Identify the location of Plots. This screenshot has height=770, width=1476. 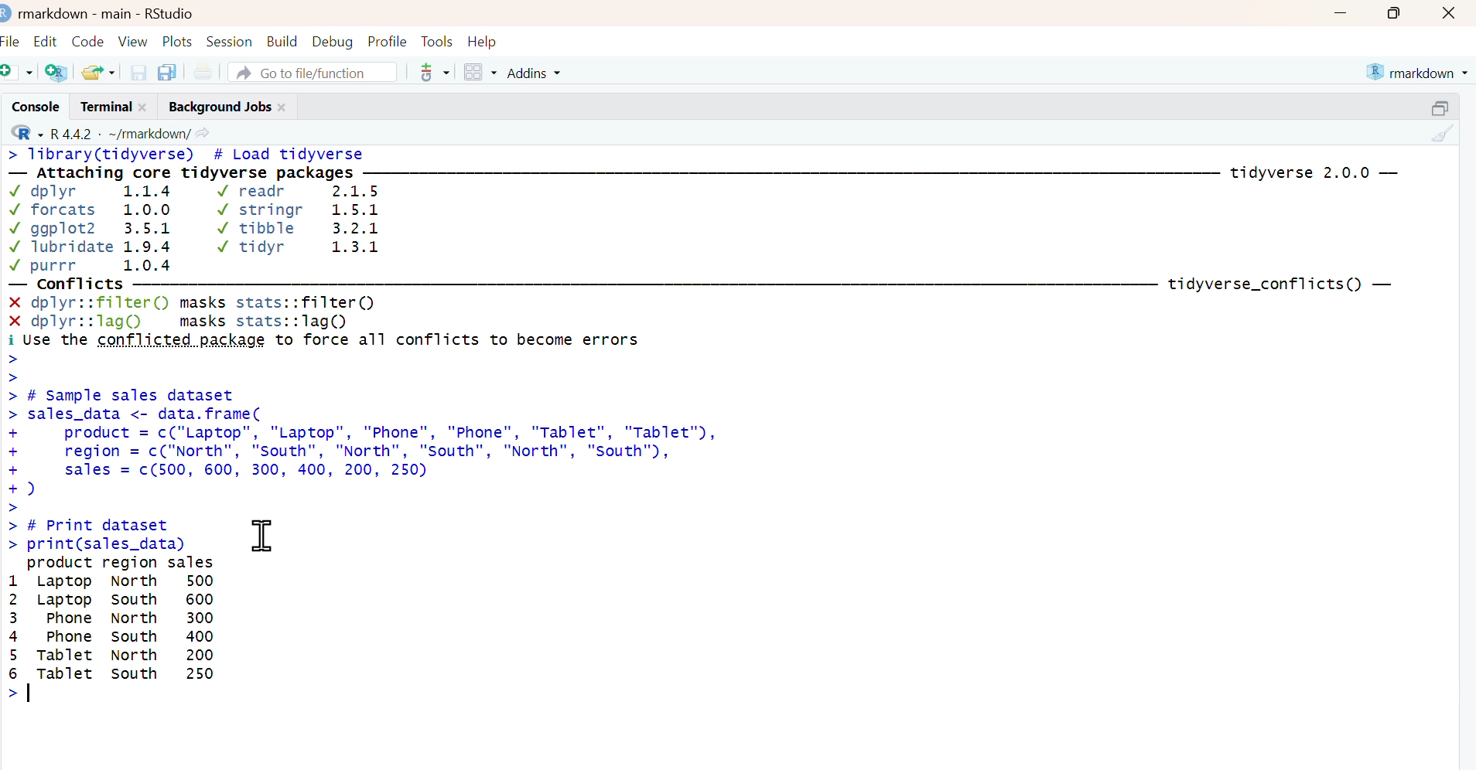
(178, 39).